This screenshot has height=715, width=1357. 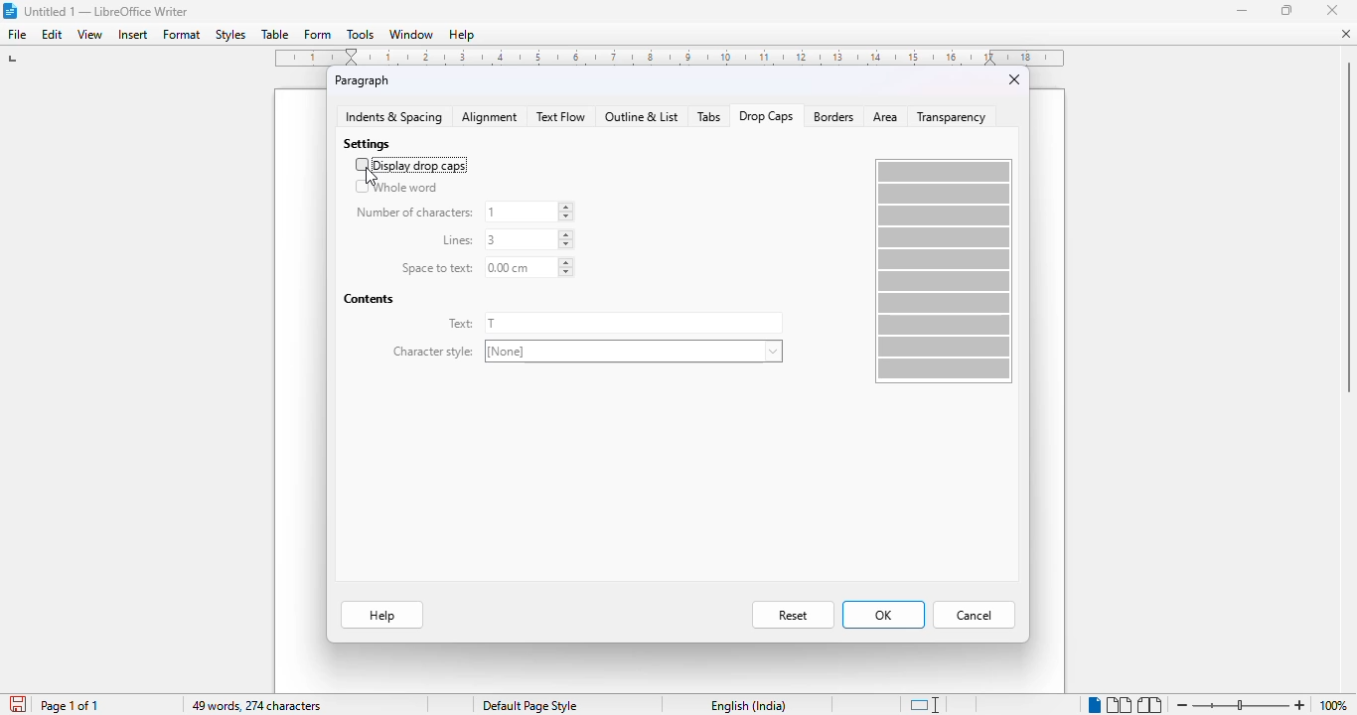 I want to click on insert, so click(x=133, y=35).